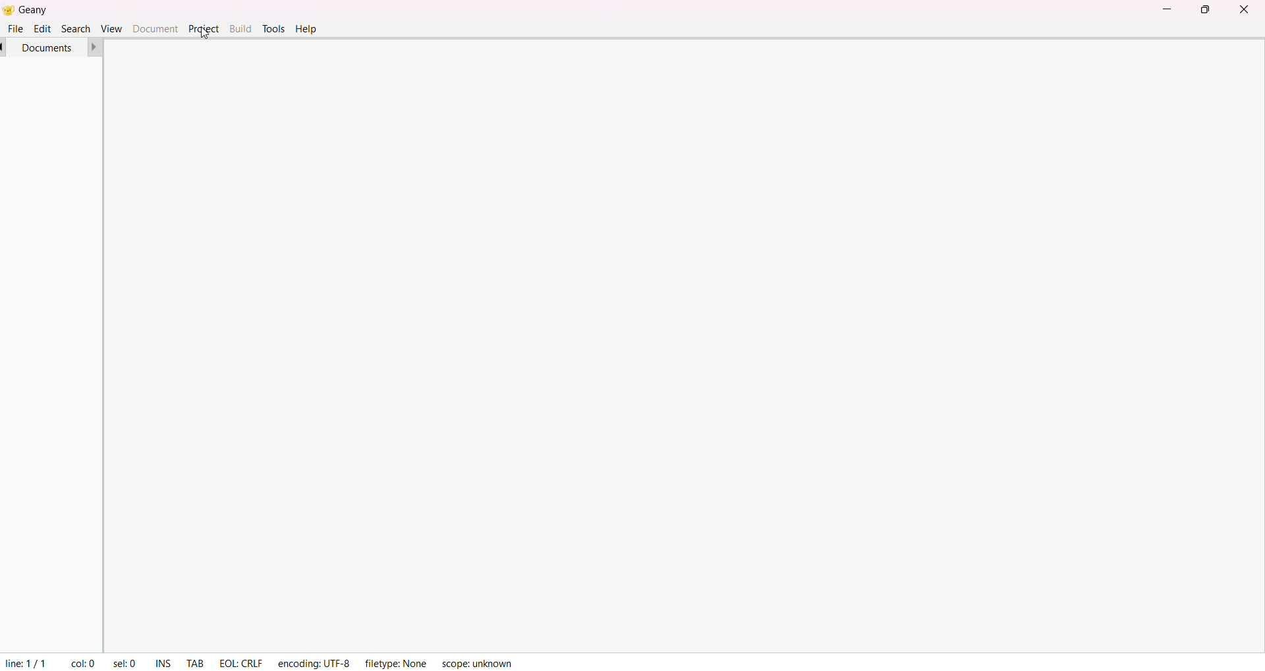  I want to click on line 1/1, so click(24, 661).